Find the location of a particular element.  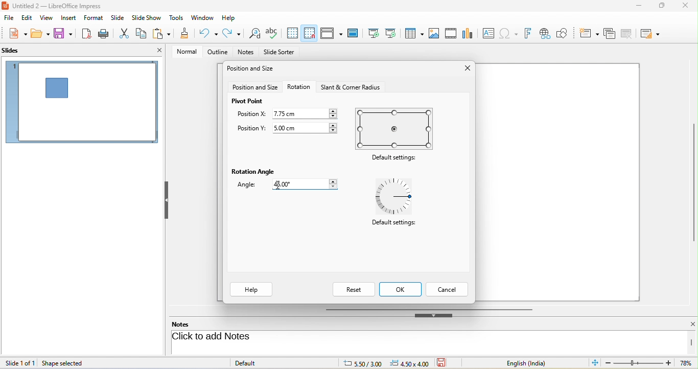

45.00 degree angle is located at coordinates (301, 184).